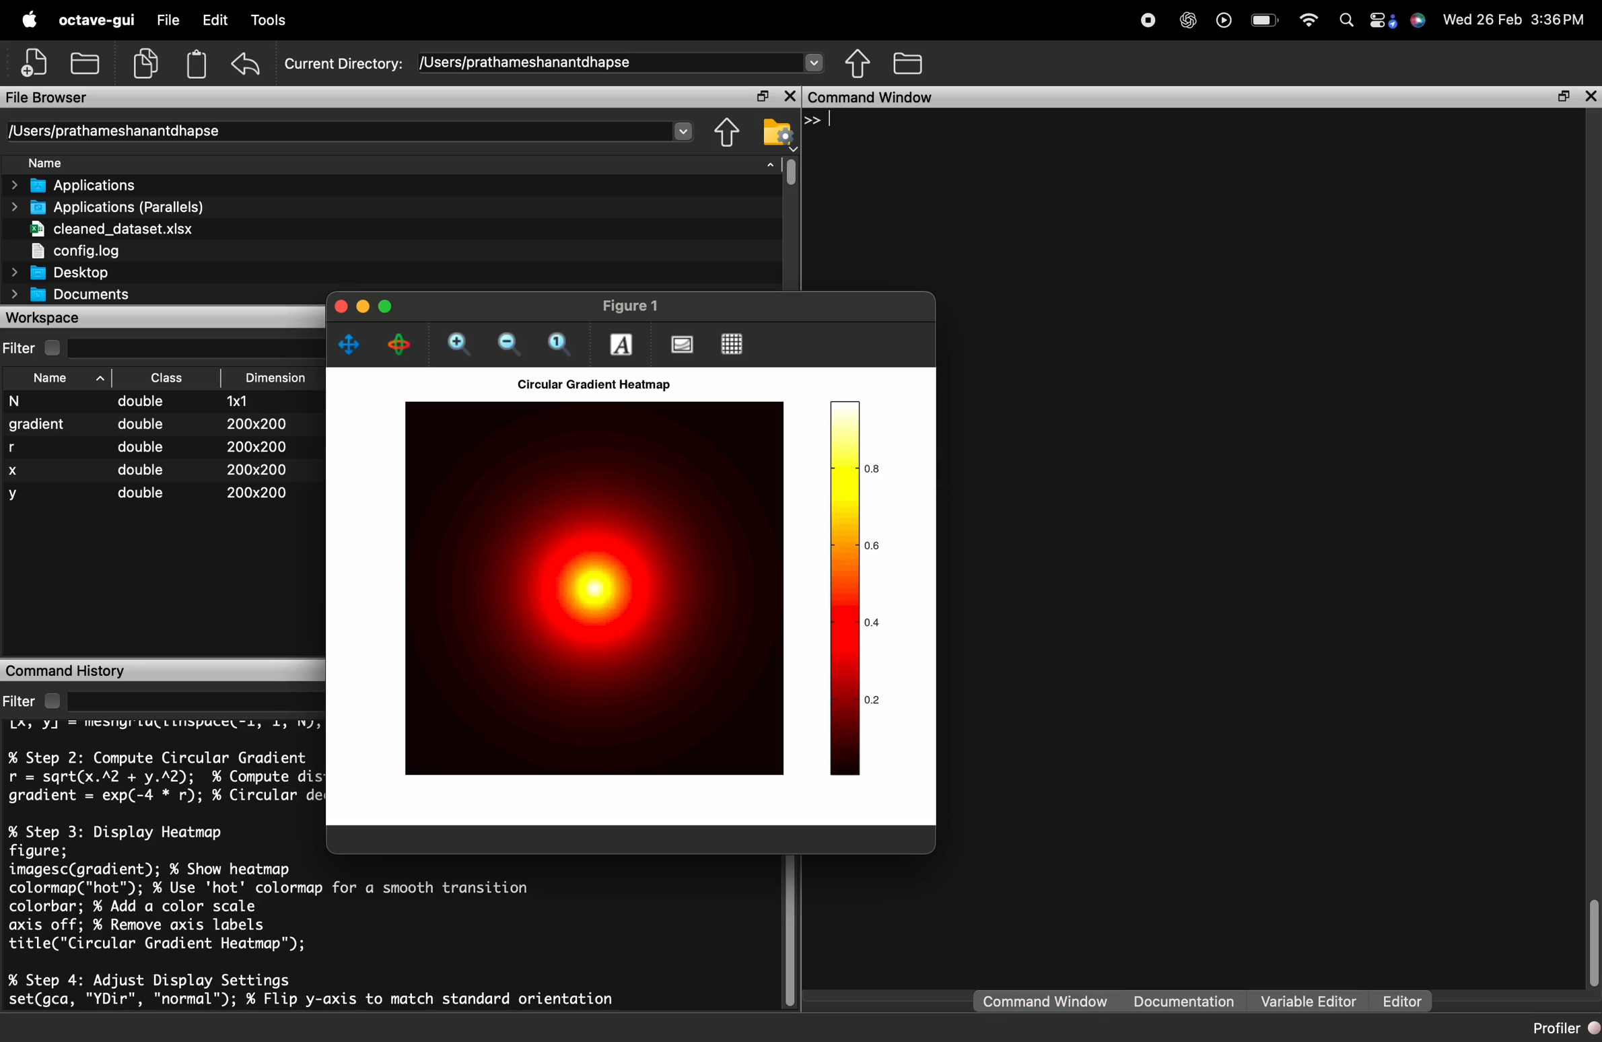 The image size is (1602, 1042). I want to click on Image, so click(593, 588).